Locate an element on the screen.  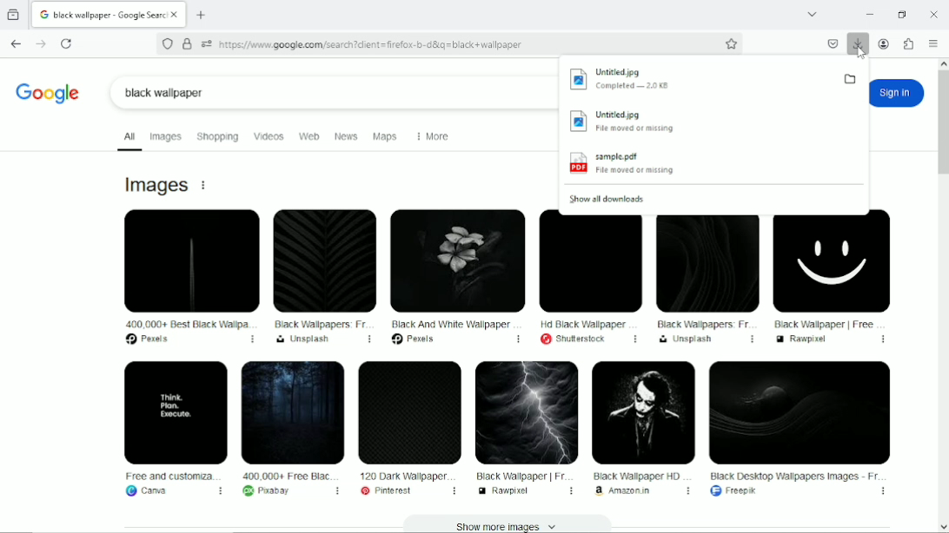
Go back is located at coordinates (16, 43).